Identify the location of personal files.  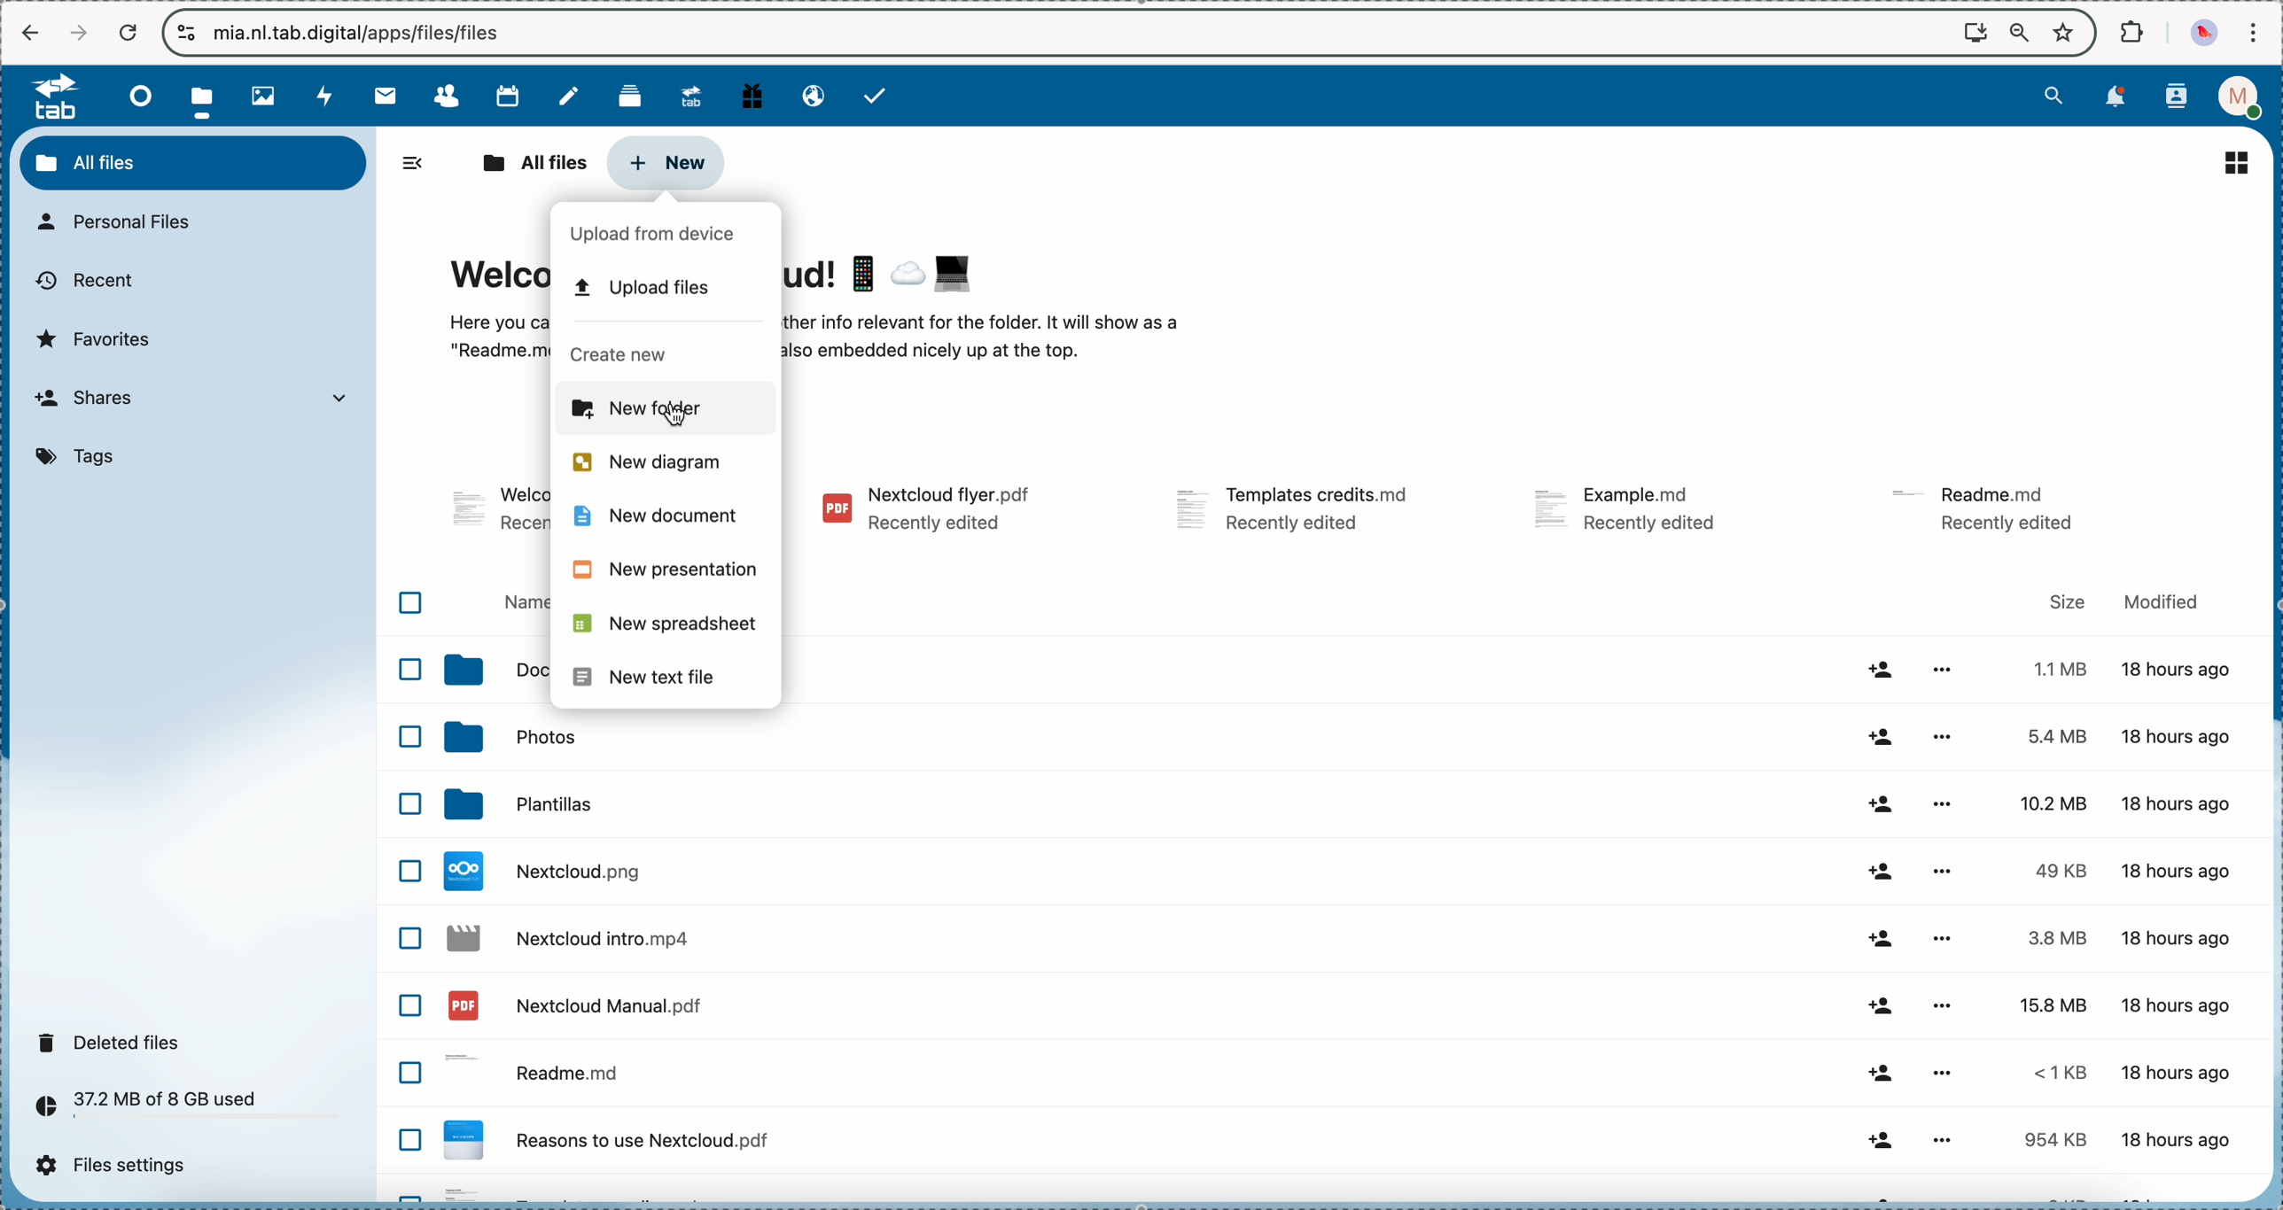
(123, 223).